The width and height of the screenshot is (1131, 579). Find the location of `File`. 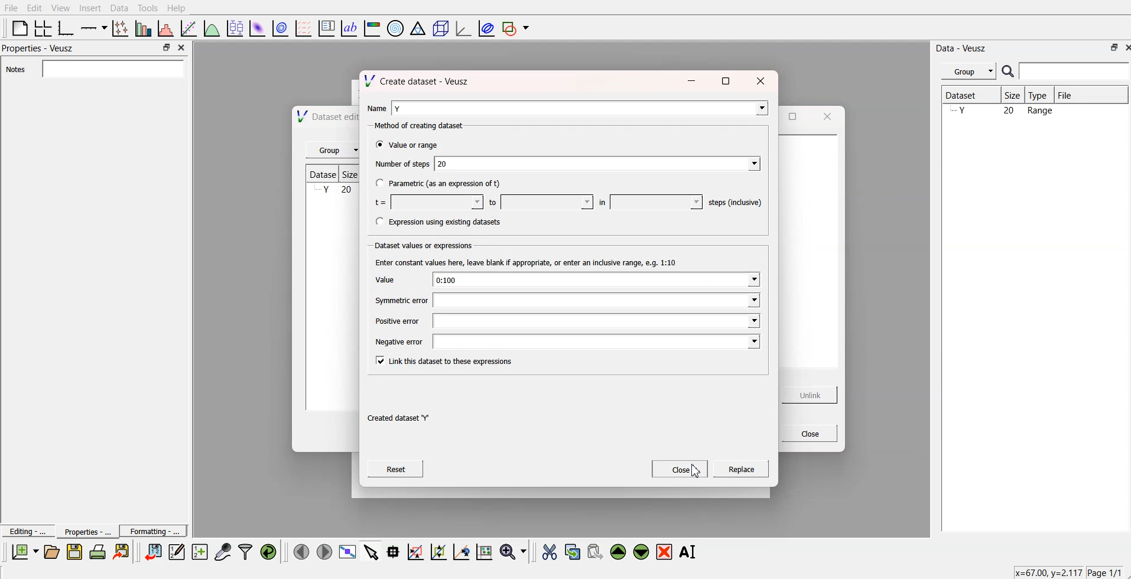

File is located at coordinates (1091, 95).